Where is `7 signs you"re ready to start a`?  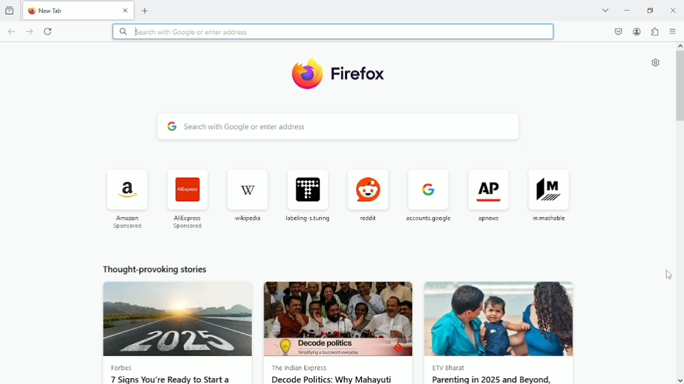 7 signs you"re ready to start a is located at coordinates (170, 379).